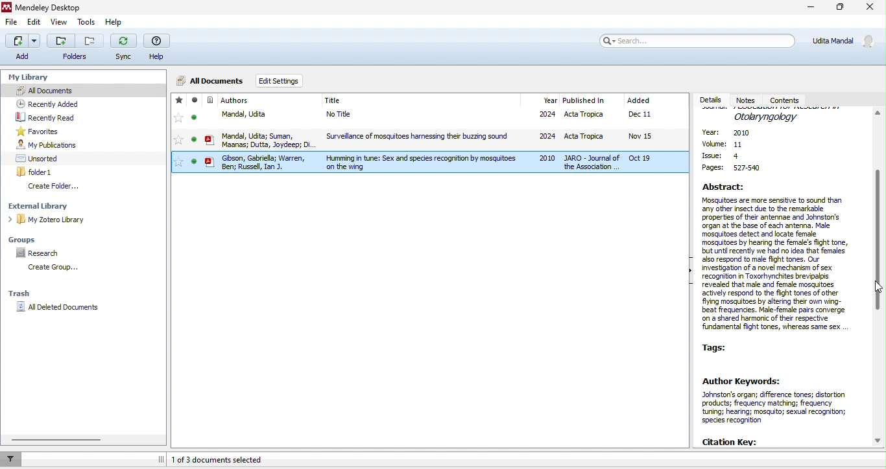 The image size is (886, 469). What do you see at coordinates (49, 220) in the screenshot?
I see `my zotero library` at bounding box center [49, 220].